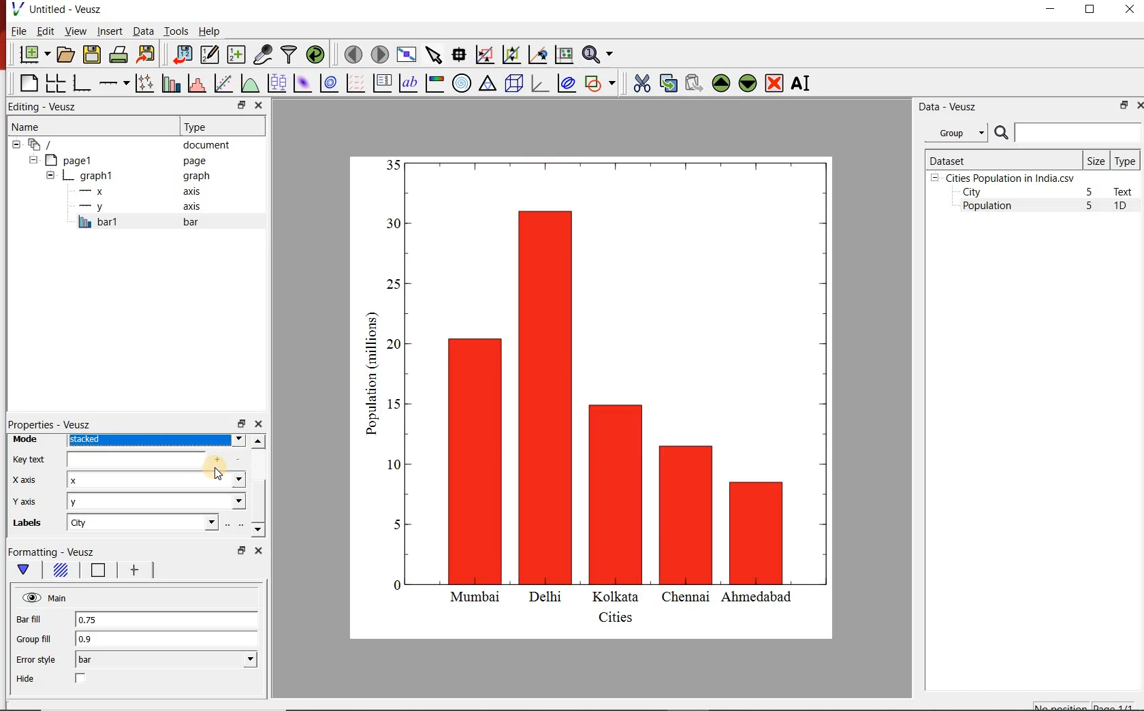 This screenshot has height=711, width=1144. What do you see at coordinates (80, 83) in the screenshot?
I see `base graph` at bounding box center [80, 83].